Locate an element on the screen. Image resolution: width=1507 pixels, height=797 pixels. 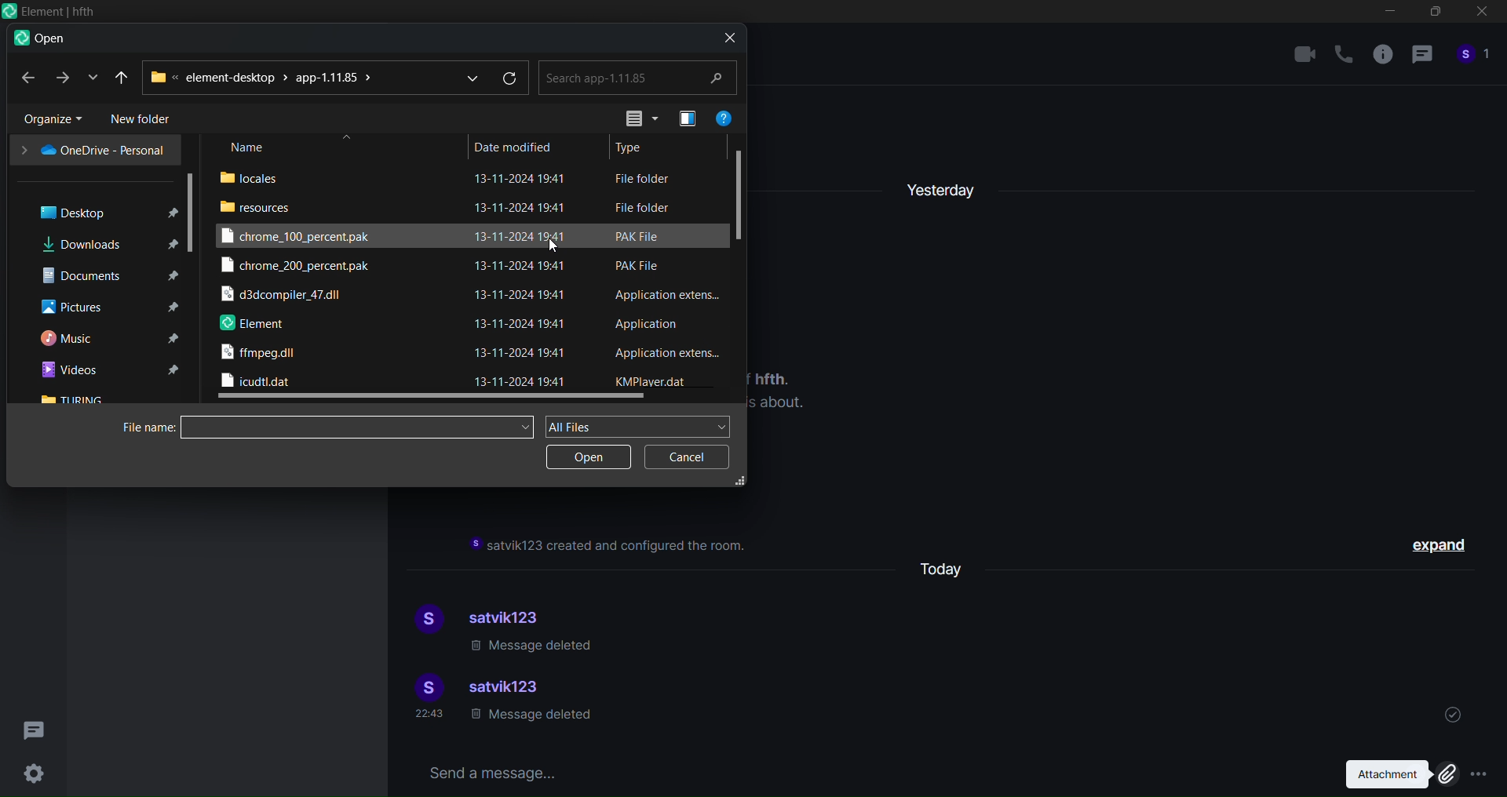
yesterday is located at coordinates (943, 185).